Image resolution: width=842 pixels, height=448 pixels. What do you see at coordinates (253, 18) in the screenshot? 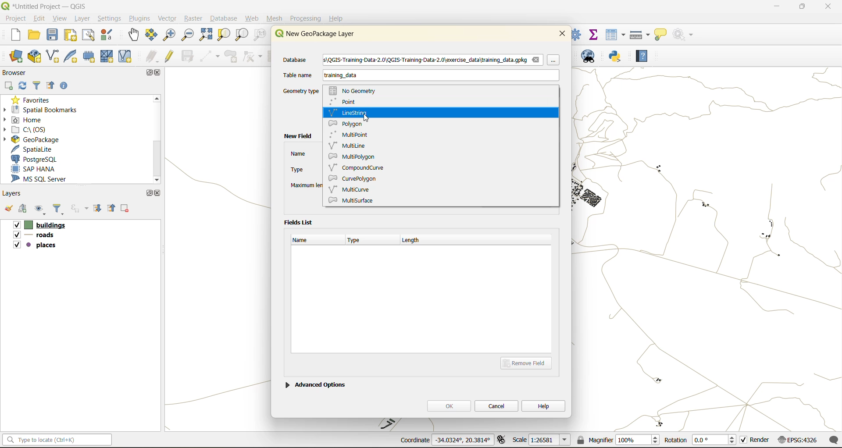
I see `web` at bounding box center [253, 18].